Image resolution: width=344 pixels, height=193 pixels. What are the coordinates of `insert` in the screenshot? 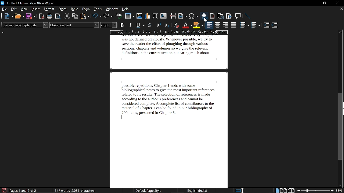 It's located at (36, 9).